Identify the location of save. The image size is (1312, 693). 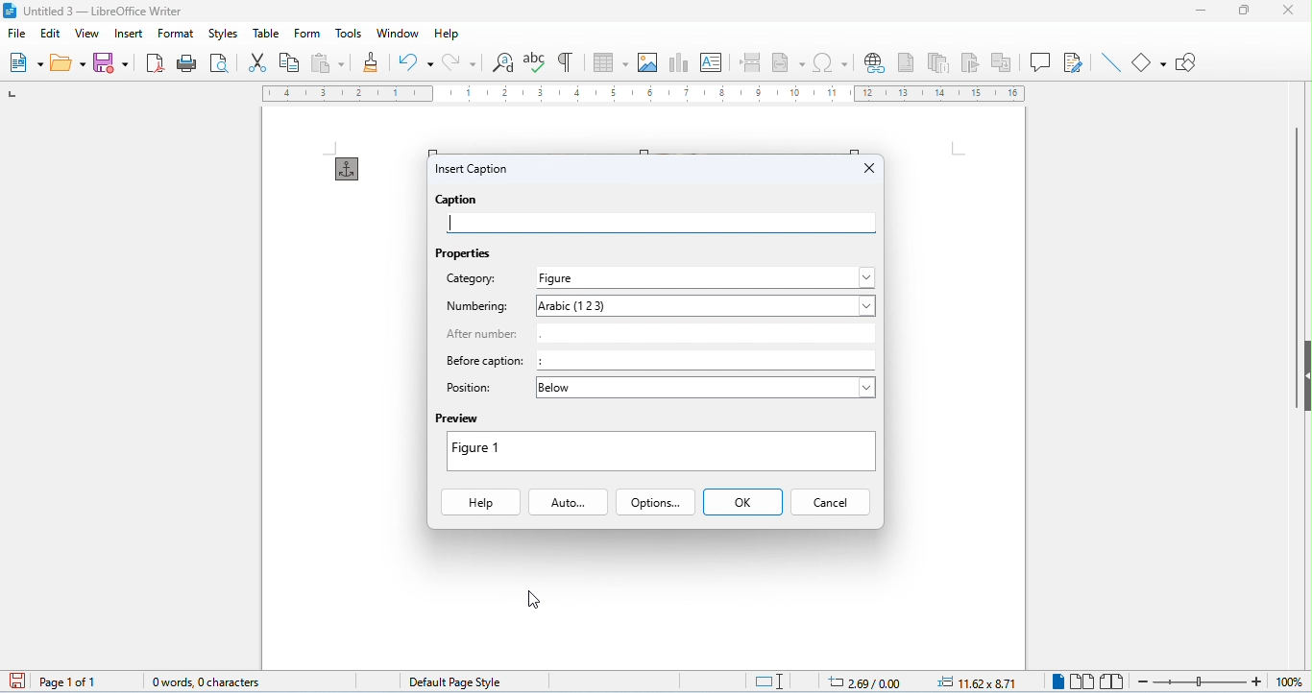
(14, 681).